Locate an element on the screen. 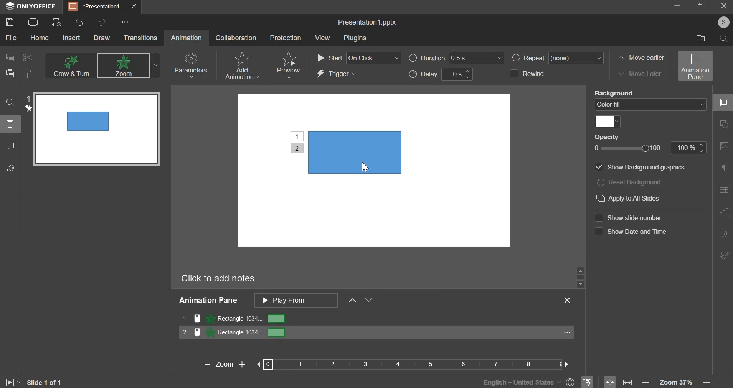  repeat is located at coordinates (558, 58).